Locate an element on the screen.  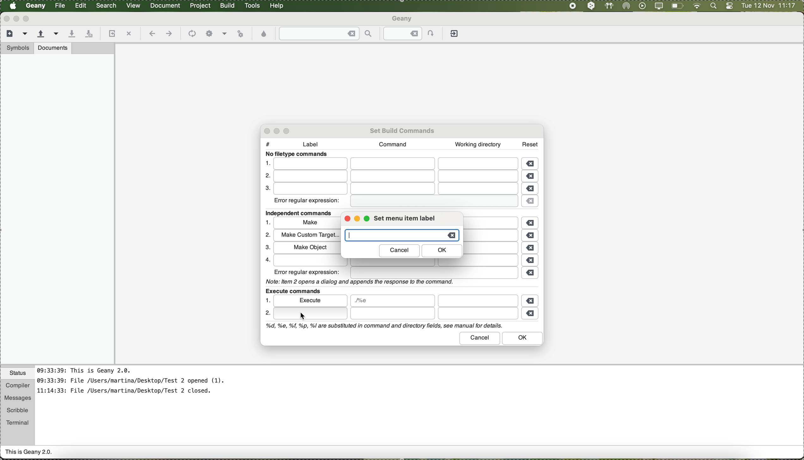
icon is located at coordinates (209, 34).